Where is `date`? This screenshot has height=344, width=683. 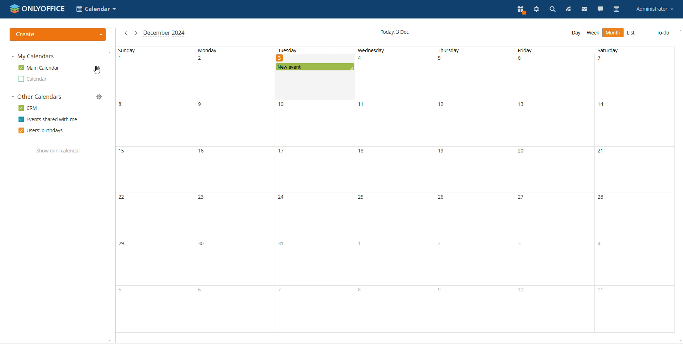 date is located at coordinates (473, 77).